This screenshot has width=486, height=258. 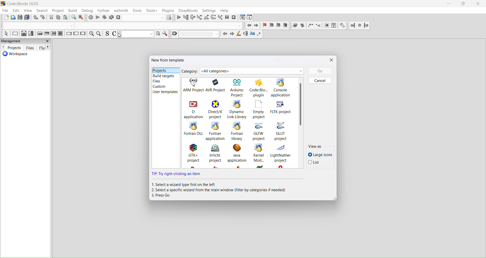 I want to click on selected text, so click(x=246, y=34).